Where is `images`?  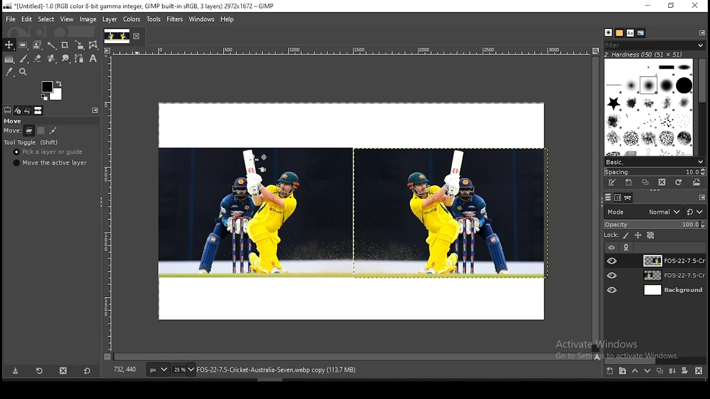 images is located at coordinates (38, 111).